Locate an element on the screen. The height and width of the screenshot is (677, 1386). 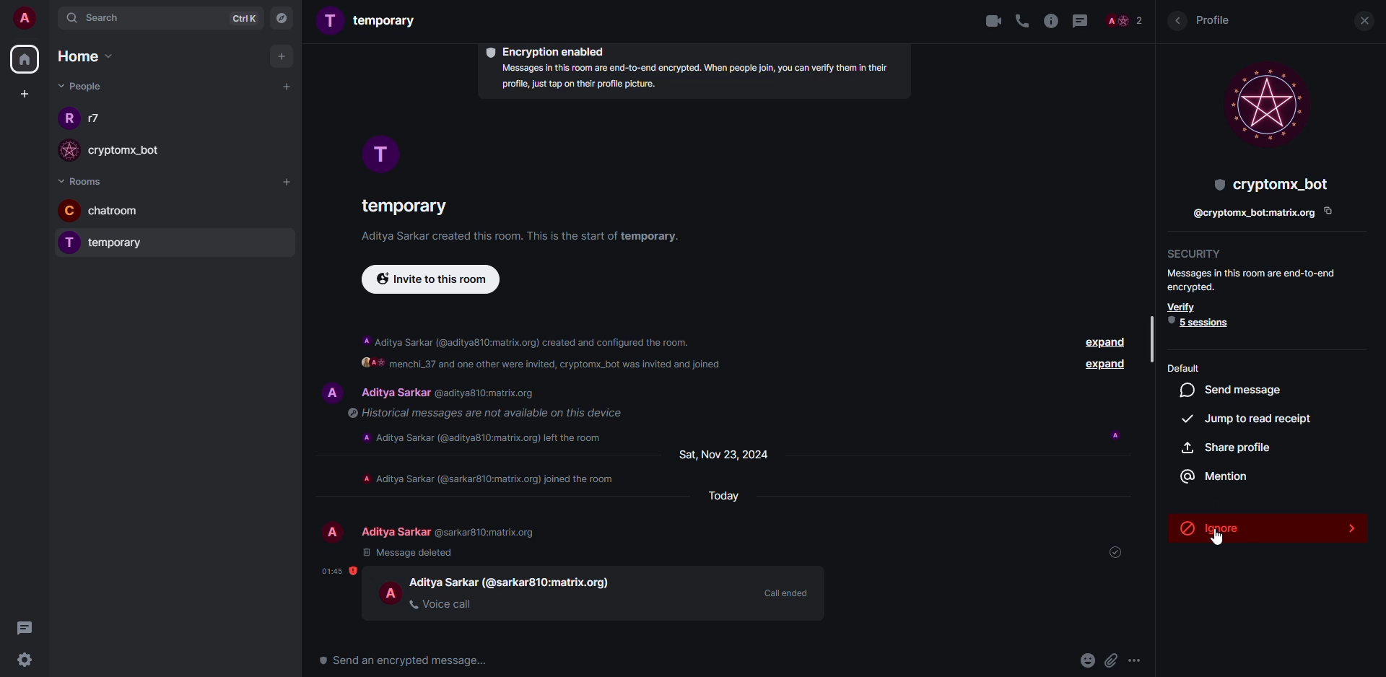
people is located at coordinates (136, 154).